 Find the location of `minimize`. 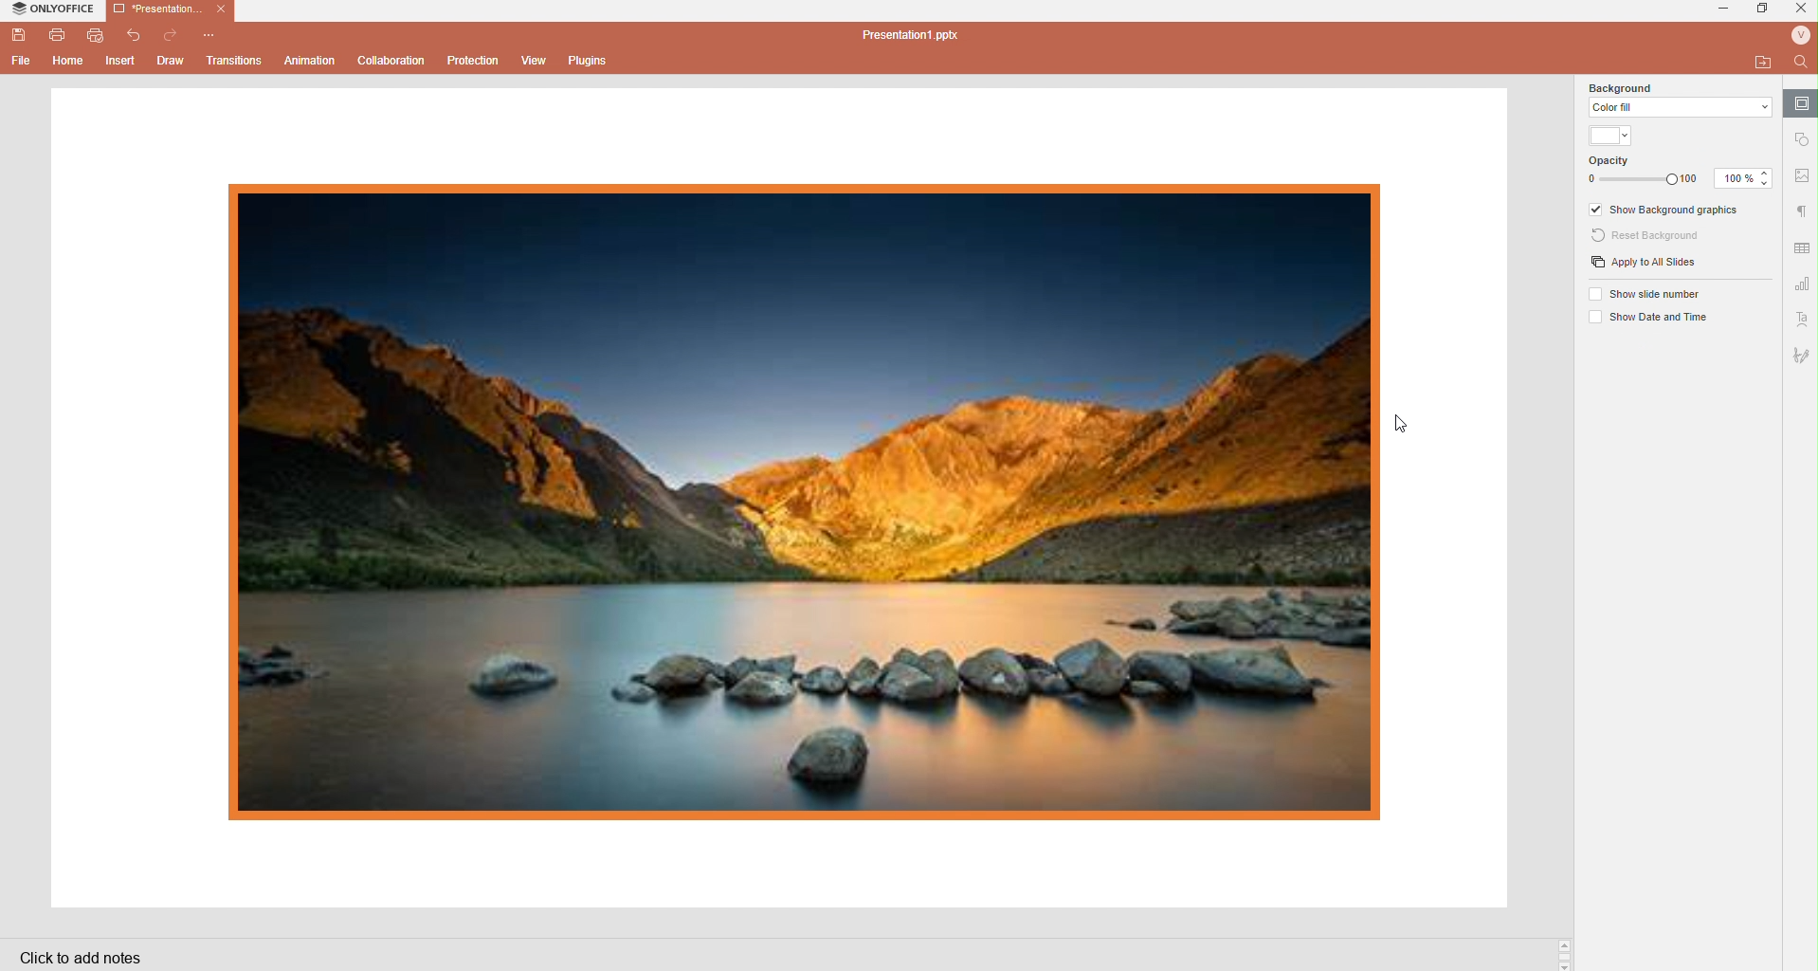

minimize is located at coordinates (1727, 9).